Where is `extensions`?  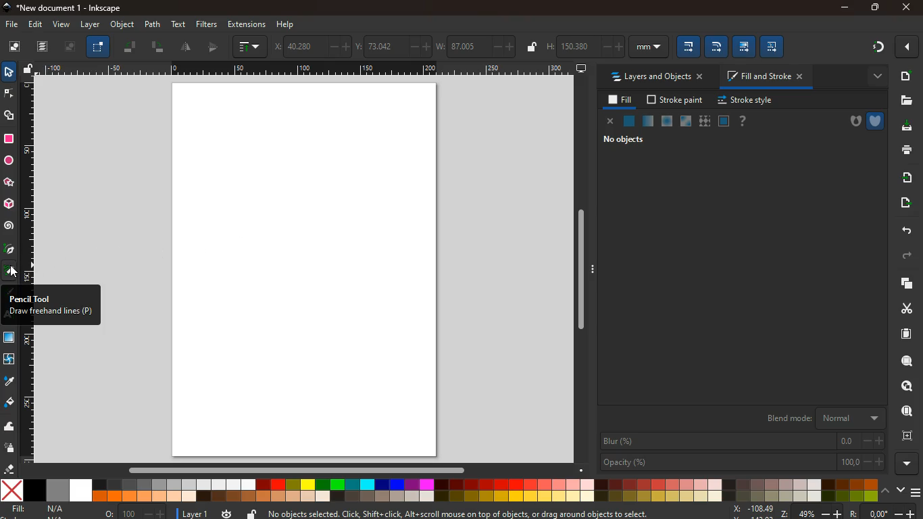
extensions is located at coordinates (247, 24).